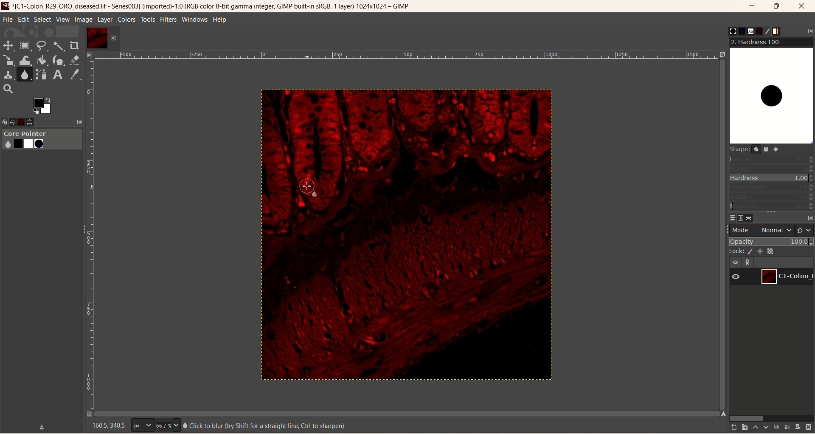  I want to click on document history, so click(759, 31).